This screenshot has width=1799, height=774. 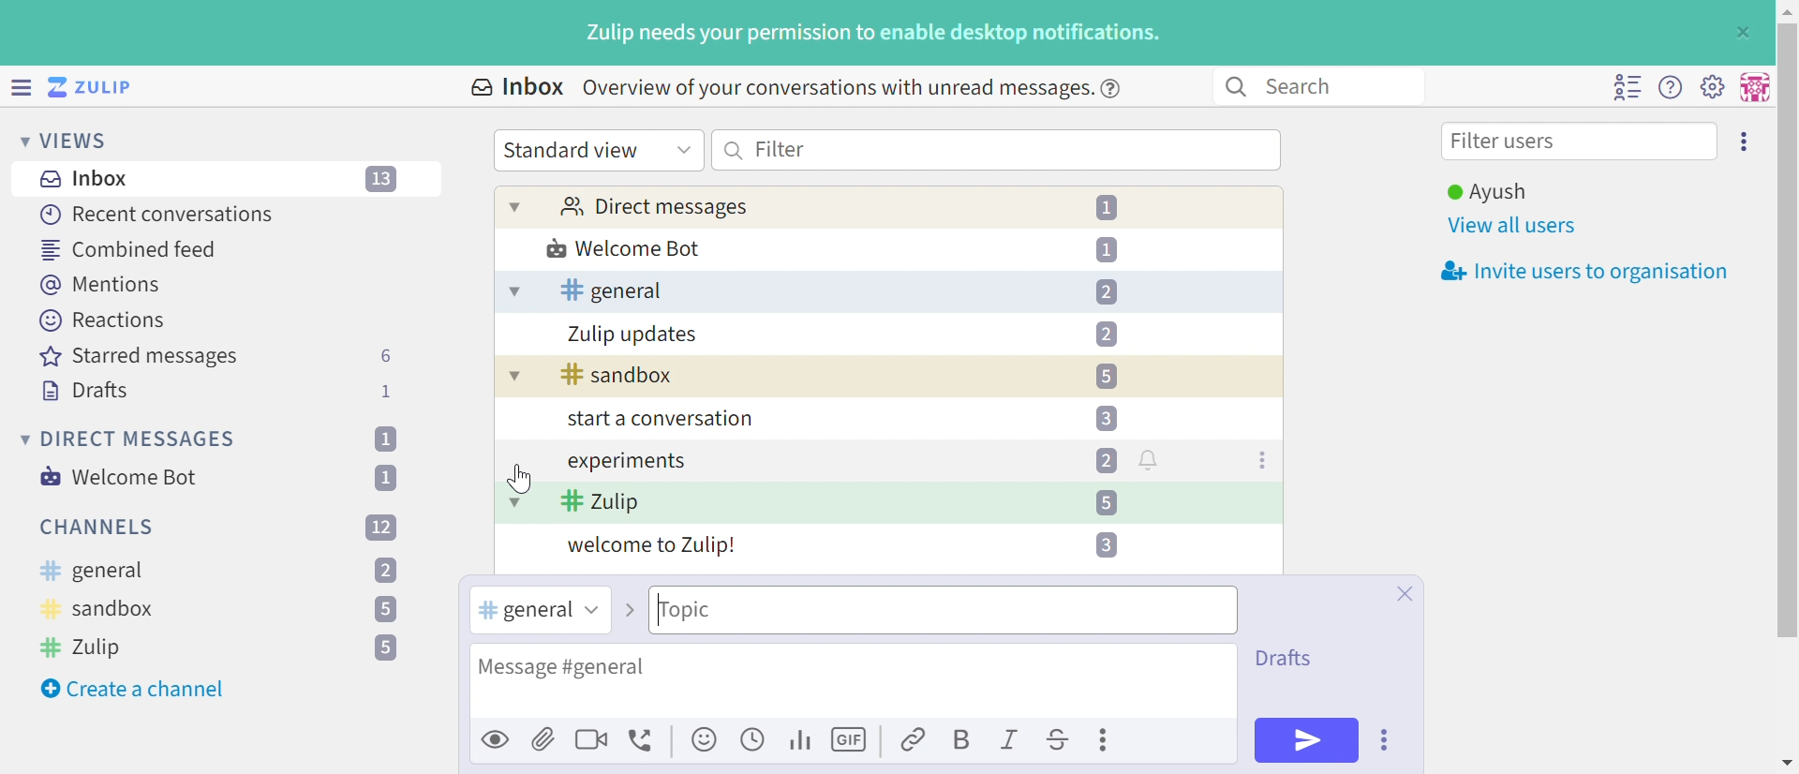 I want to click on Drop Down, so click(x=22, y=439).